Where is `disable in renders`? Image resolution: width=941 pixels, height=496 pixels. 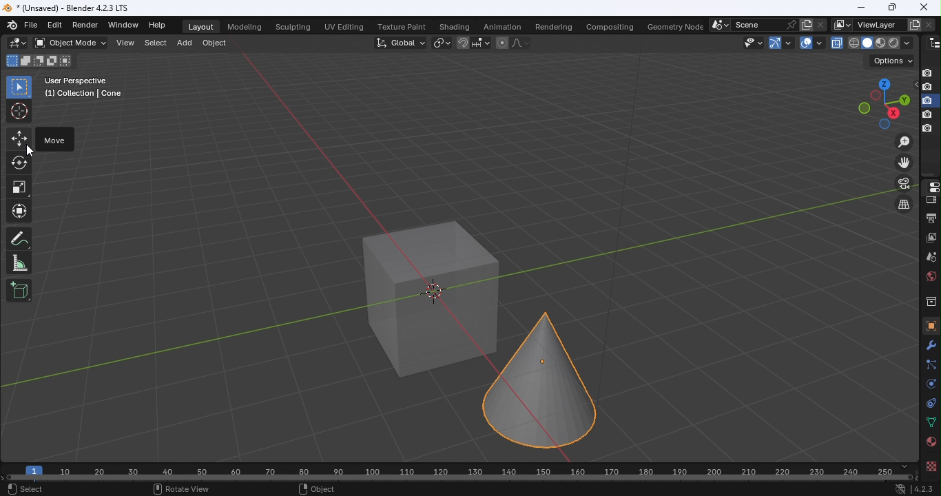
disable in renders is located at coordinates (927, 101).